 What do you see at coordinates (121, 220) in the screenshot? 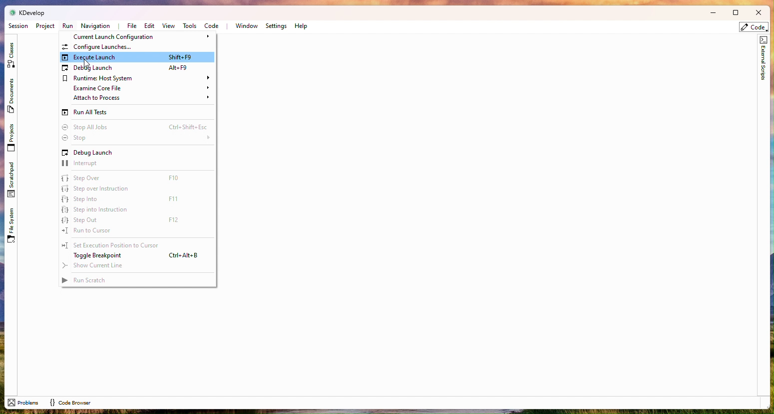
I see `Step out` at bounding box center [121, 220].